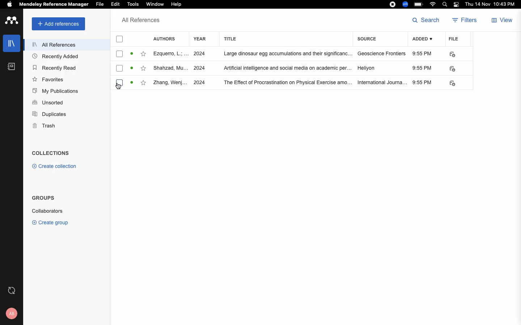 The width and height of the screenshot is (521, 325). I want to click on Title, so click(287, 39).